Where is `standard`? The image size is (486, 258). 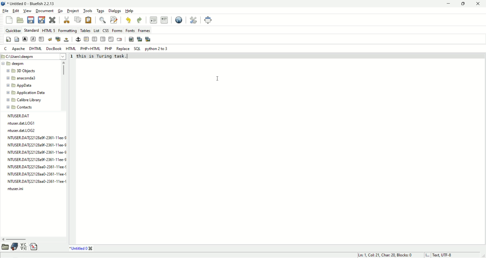
standard is located at coordinates (31, 30).